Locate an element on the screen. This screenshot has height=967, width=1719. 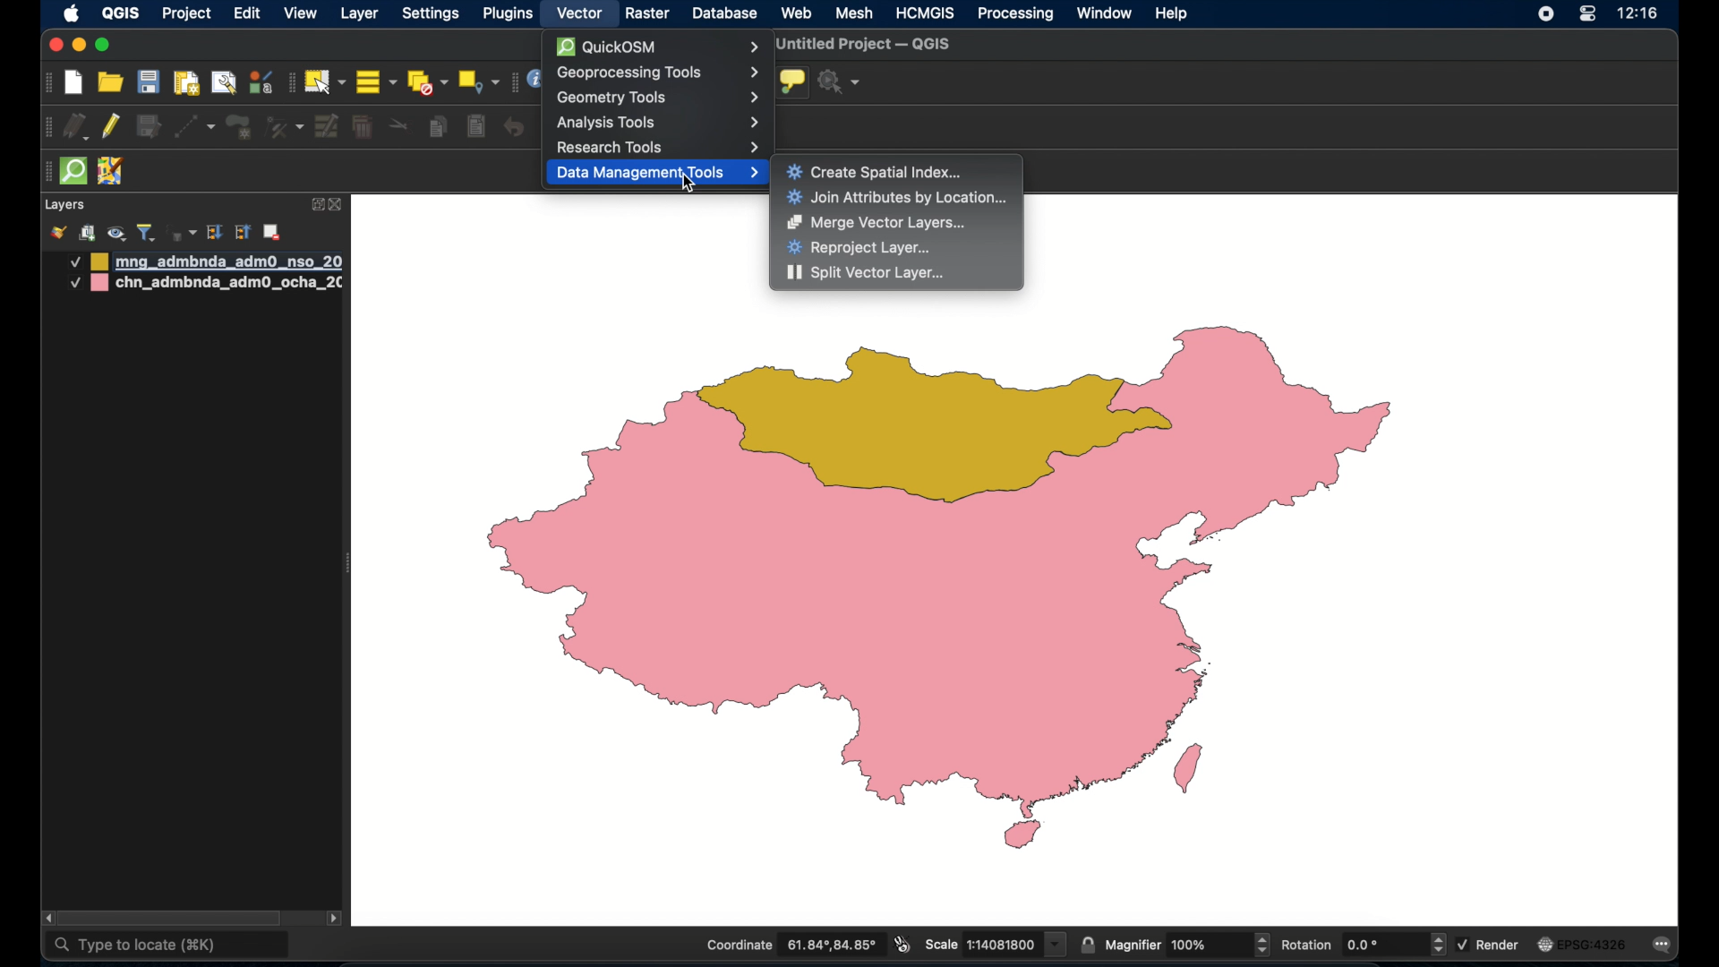
digitizing toolbar is located at coordinates (49, 130).